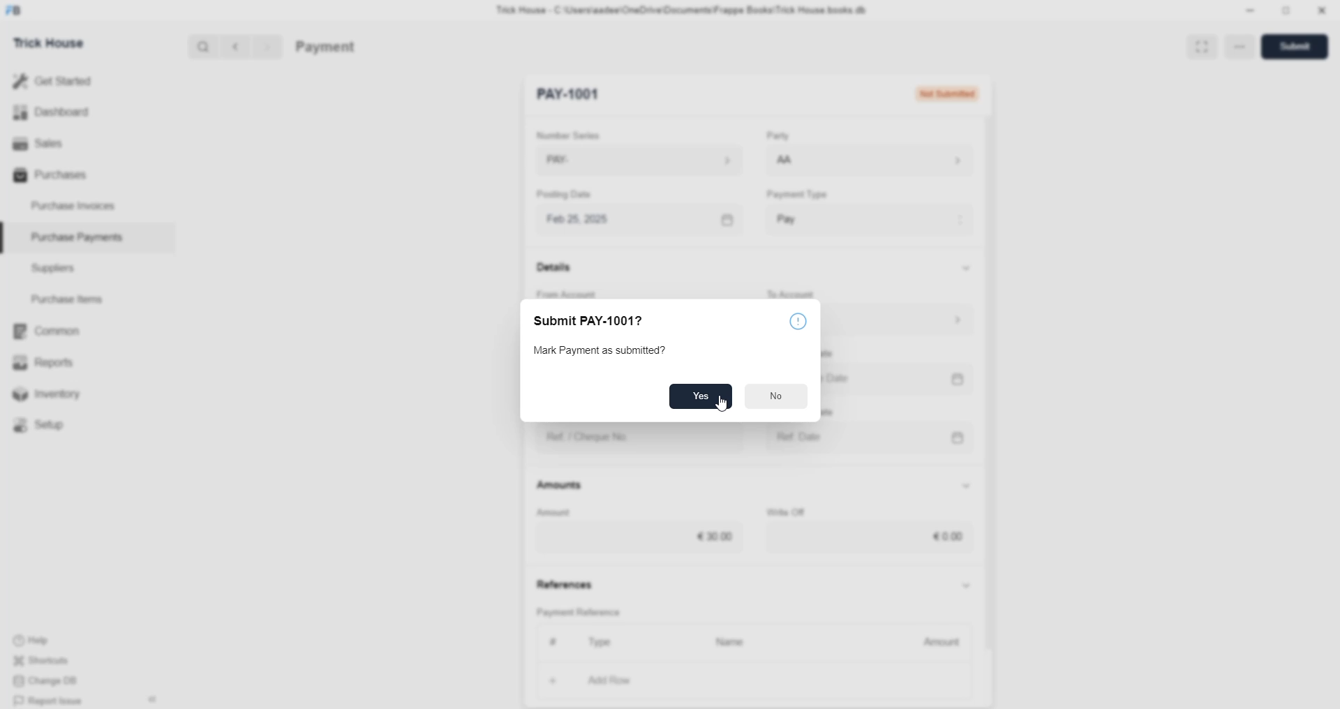 This screenshot has height=709, width=1340. What do you see at coordinates (722, 533) in the screenshot?
I see `€30.00` at bounding box center [722, 533].